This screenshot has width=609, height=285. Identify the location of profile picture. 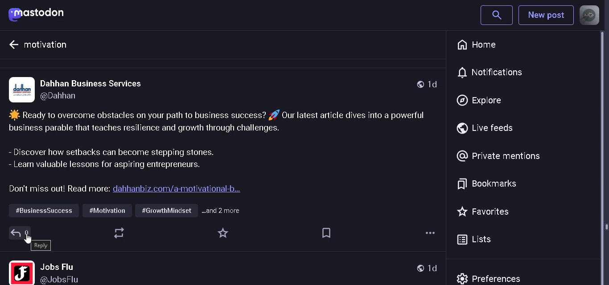
(21, 90).